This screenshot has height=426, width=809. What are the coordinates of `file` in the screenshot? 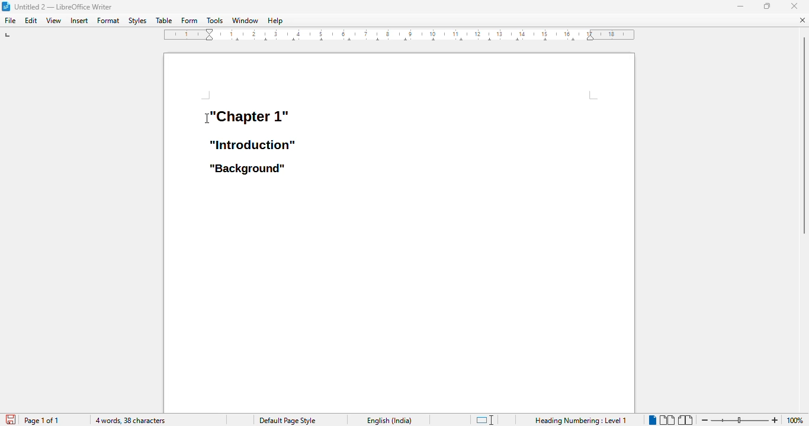 It's located at (10, 20).